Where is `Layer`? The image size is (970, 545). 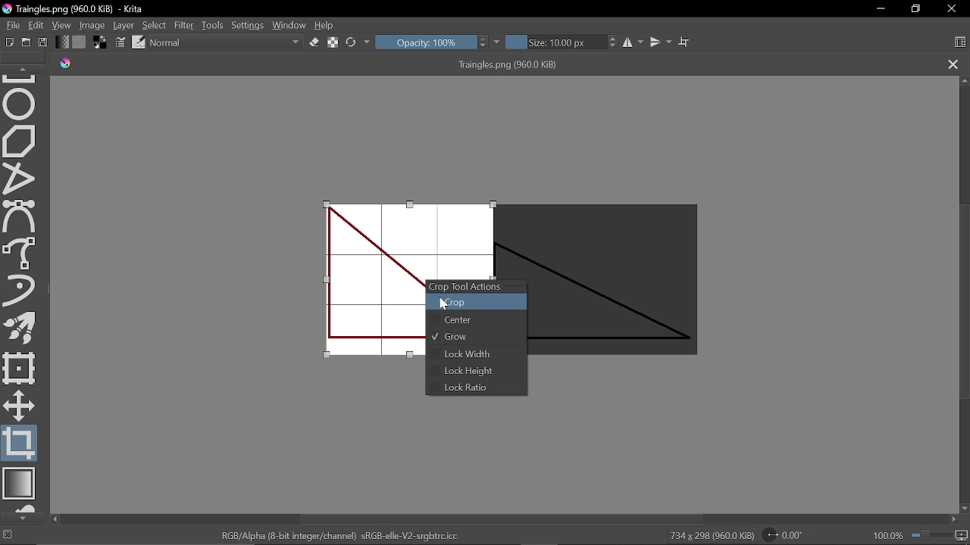 Layer is located at coordinates (124, 25).